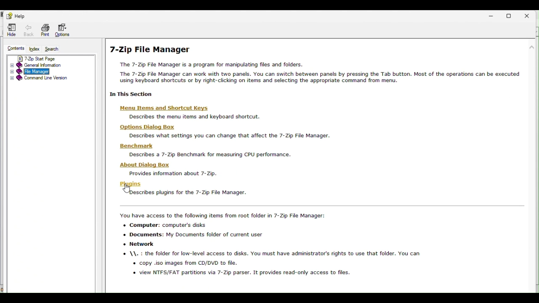  Describe the element at coordinates (65, 28) in the screenshot. I see `Options` at that location.